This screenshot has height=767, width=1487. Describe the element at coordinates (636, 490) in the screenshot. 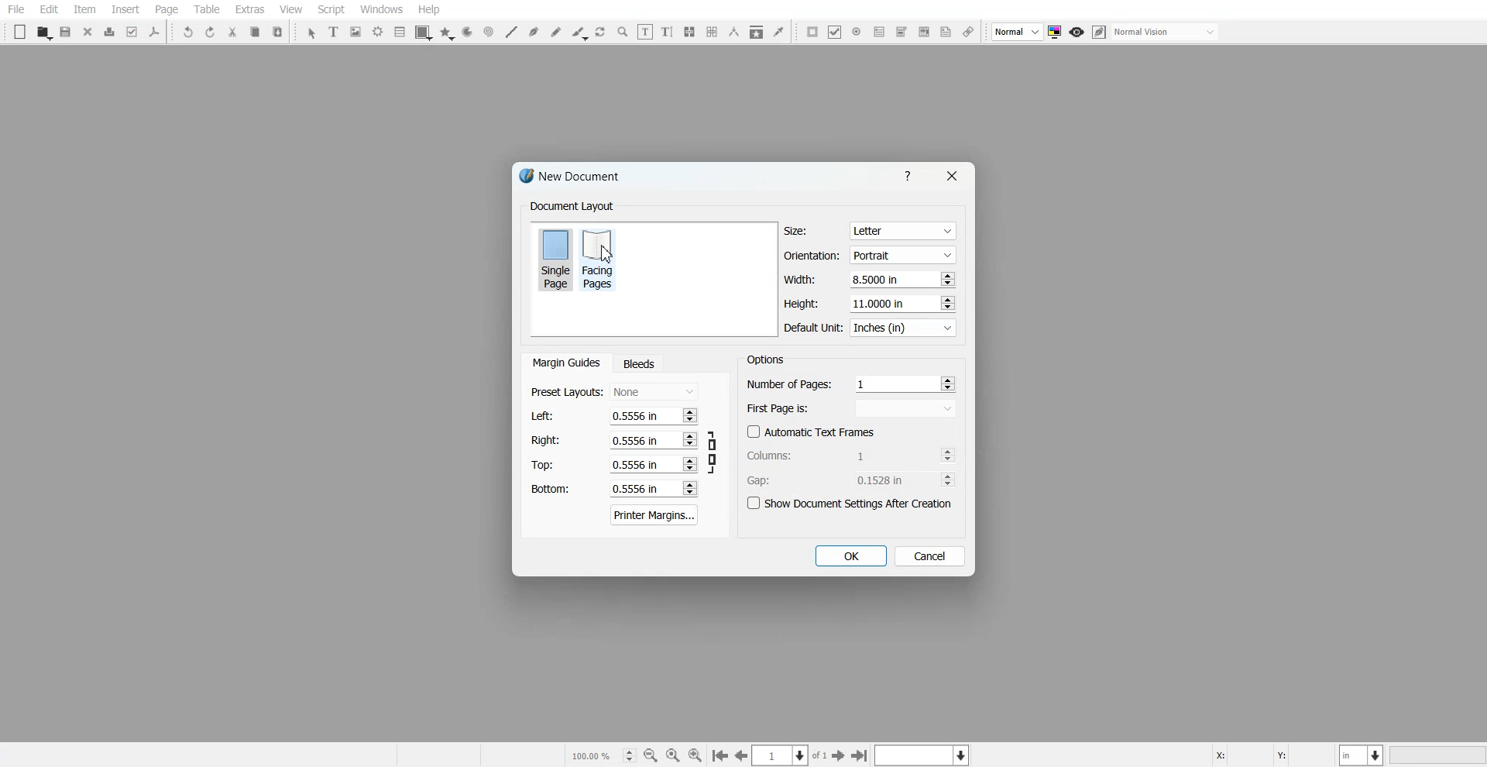

I see `0.5556 in` at that location.